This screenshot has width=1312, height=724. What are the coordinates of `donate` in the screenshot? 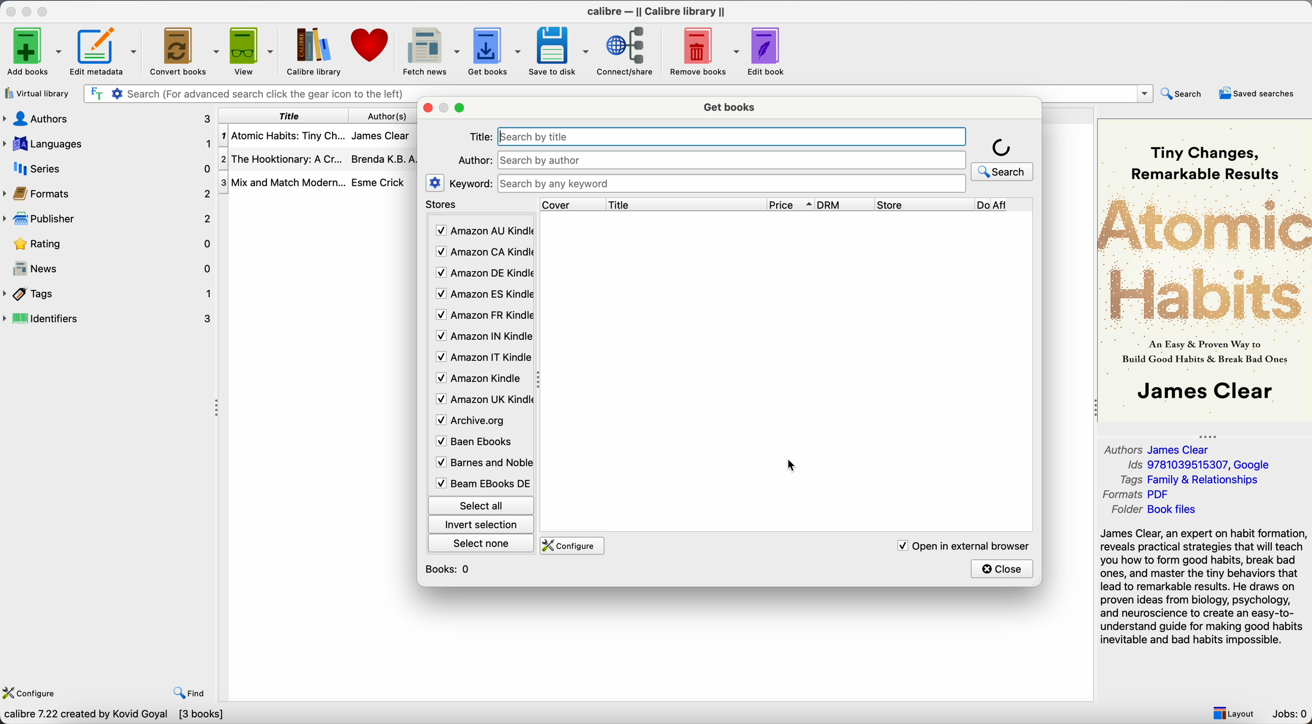 It's located at (369, 47).